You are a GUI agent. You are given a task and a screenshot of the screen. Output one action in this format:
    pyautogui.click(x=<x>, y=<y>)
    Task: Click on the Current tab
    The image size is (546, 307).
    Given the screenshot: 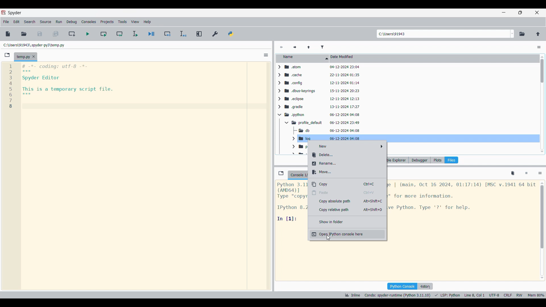 What is the action you would take?
    pyautogui.click(x=22, y=57)
    